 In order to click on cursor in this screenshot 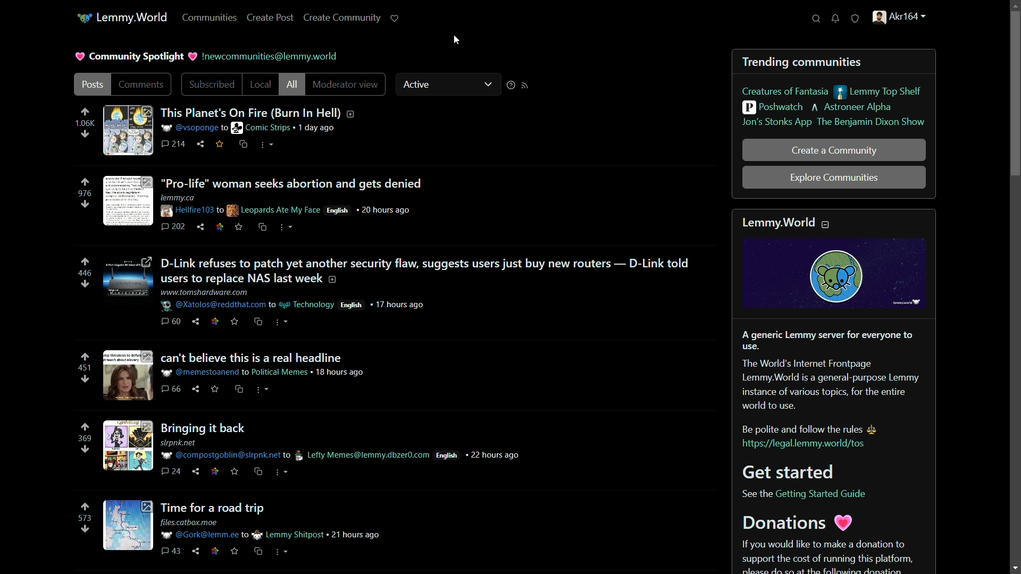, I will do `click(458, 40)`.